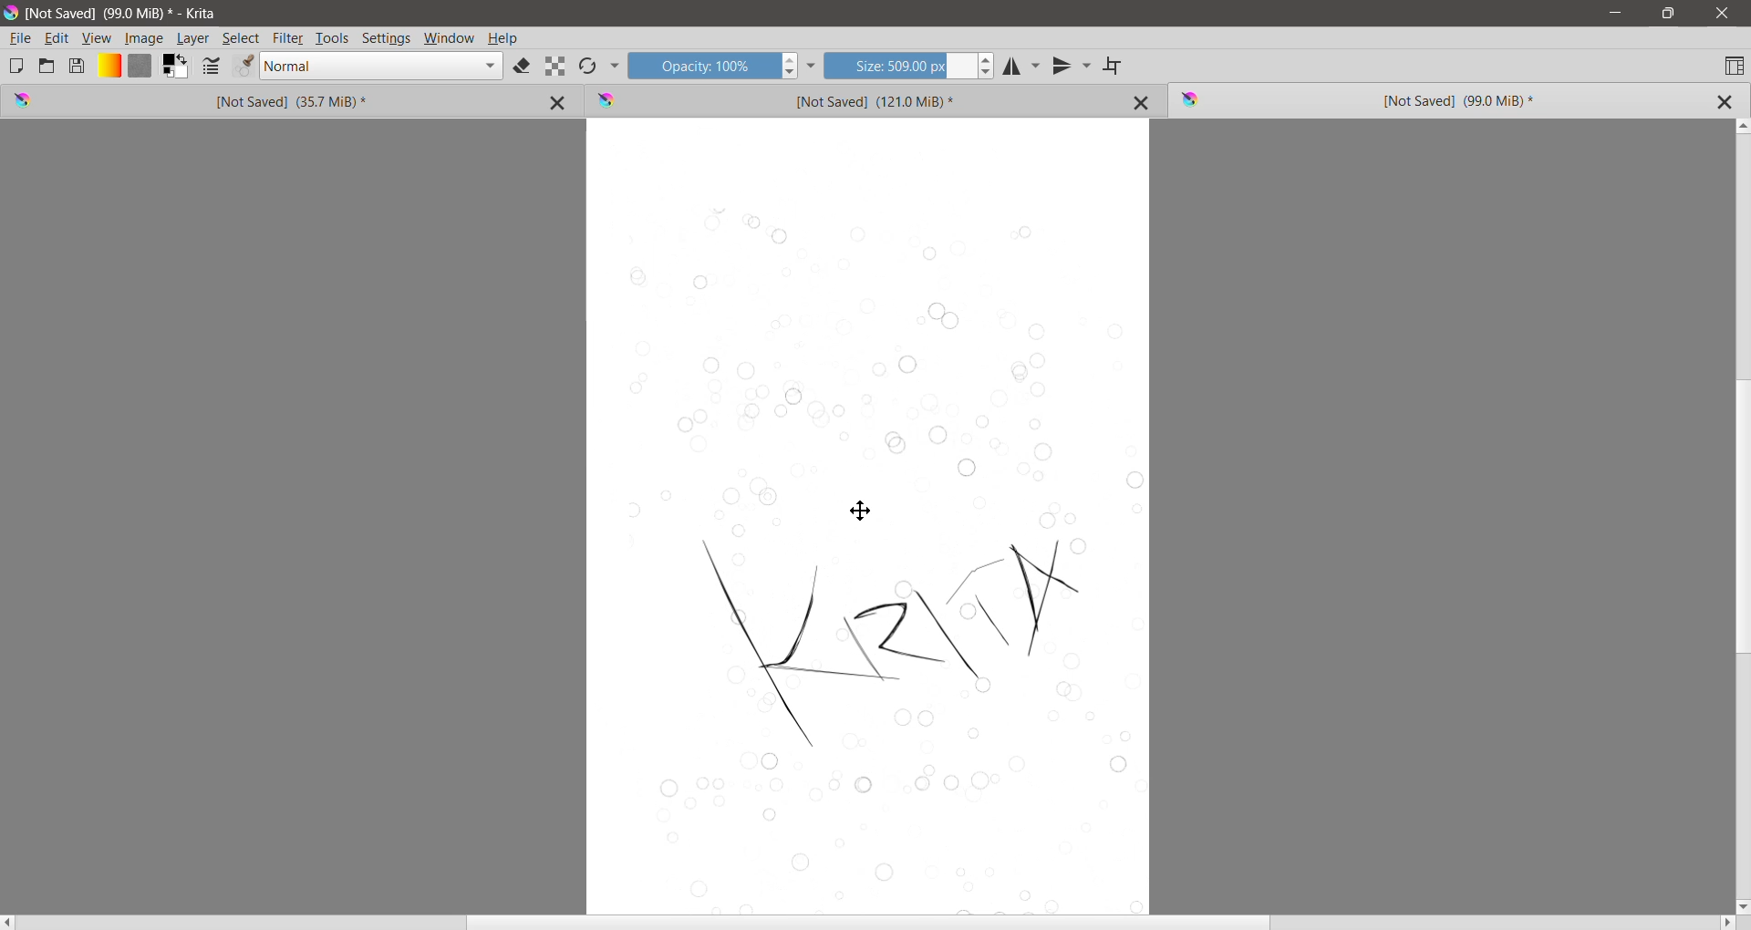 The image size is (1751, 930). I want to click on Selection Moved on Canvas, so click(880, 562).